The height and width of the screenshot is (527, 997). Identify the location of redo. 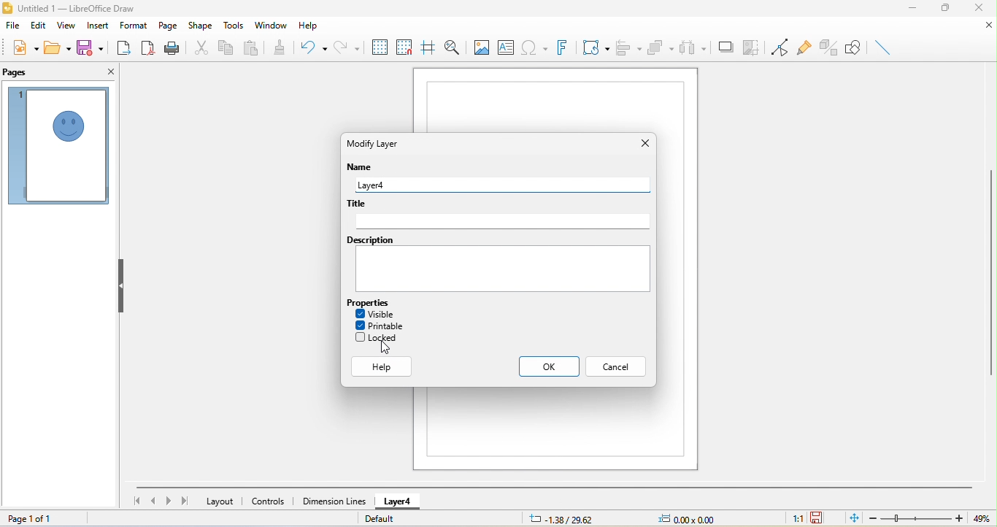
(350, 46).